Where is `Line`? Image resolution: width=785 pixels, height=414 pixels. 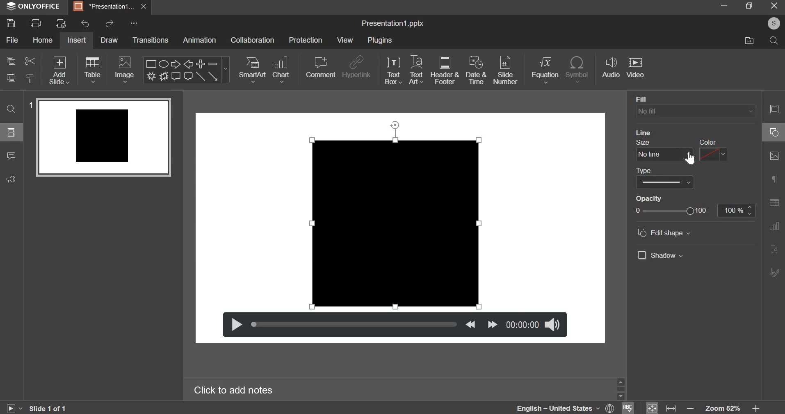 Line is located at coordinates (648, 131).